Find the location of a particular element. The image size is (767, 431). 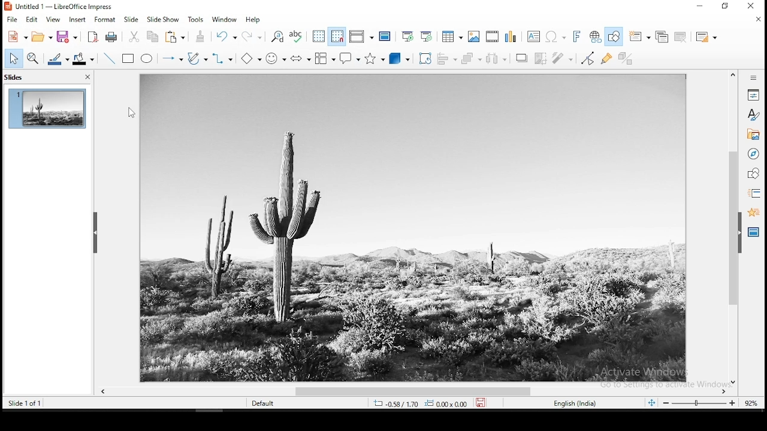

find and replace is located at coordinates (275, 37).